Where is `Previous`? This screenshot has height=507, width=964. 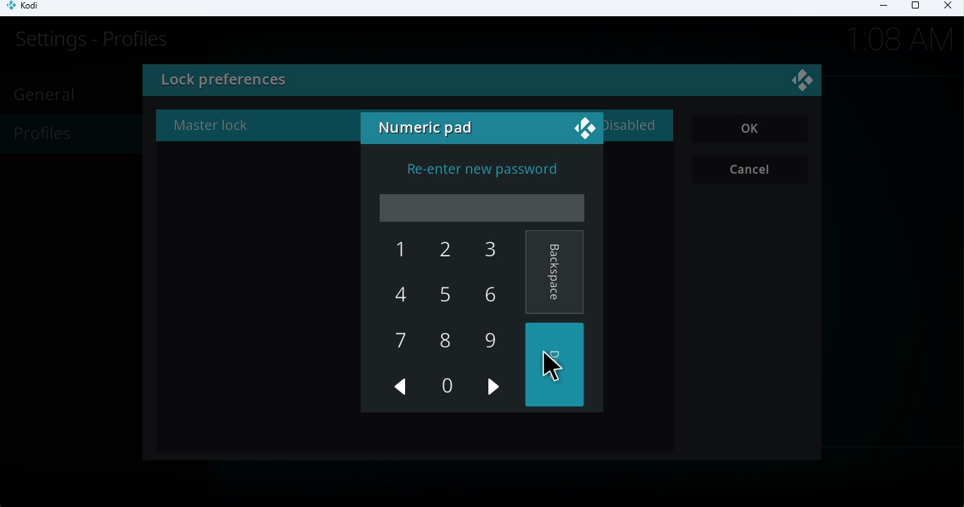 Previous is located at coordinates (402, 390).